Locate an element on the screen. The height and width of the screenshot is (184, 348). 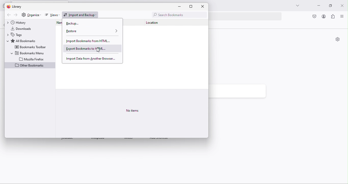
organize is located at coordinates (34, 15).